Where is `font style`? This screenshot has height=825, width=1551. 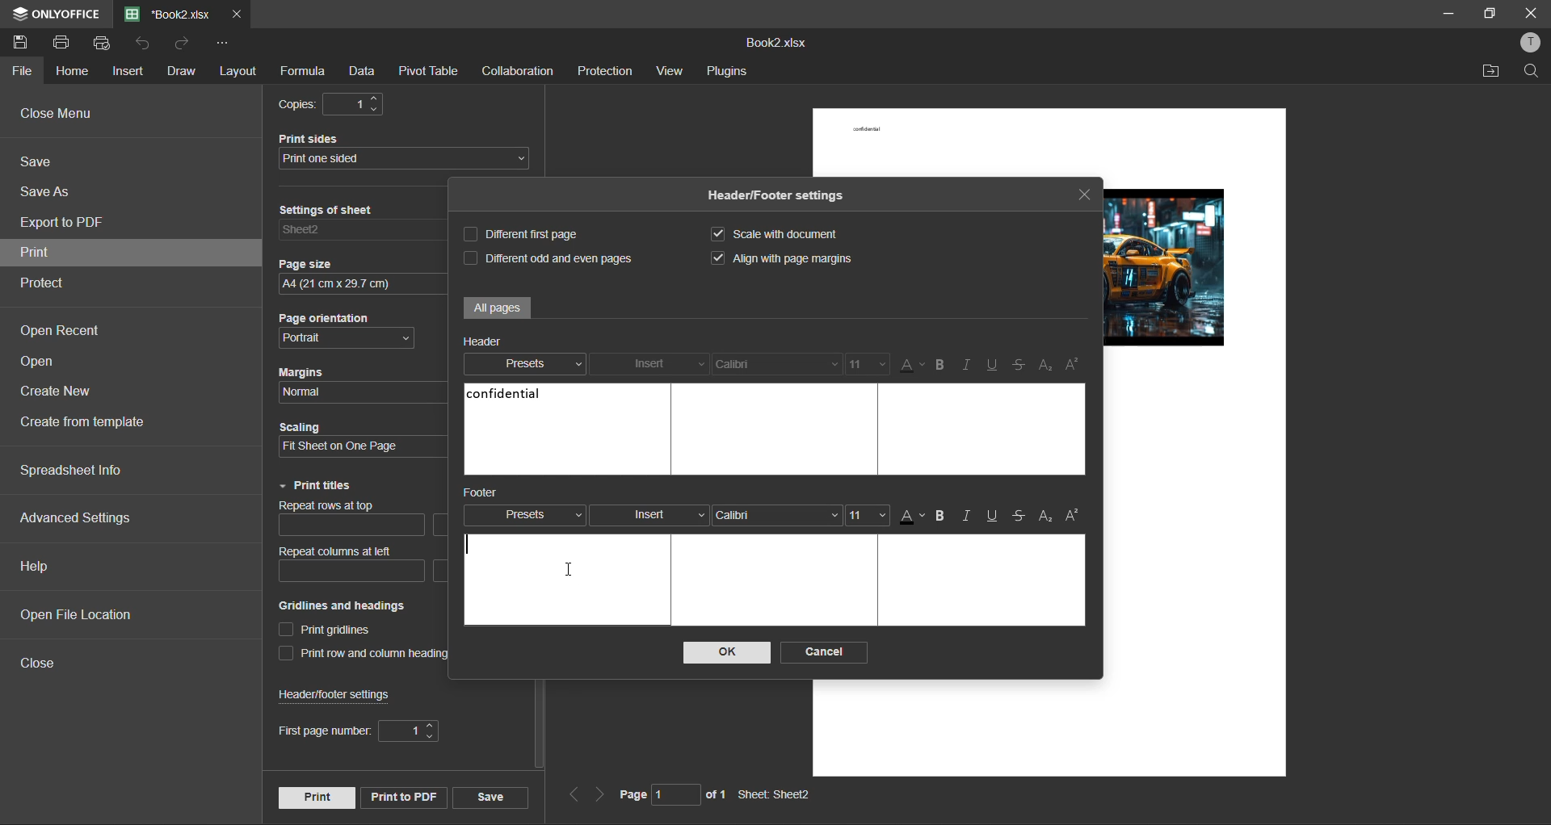 font style is located at coordinates (777, 516).